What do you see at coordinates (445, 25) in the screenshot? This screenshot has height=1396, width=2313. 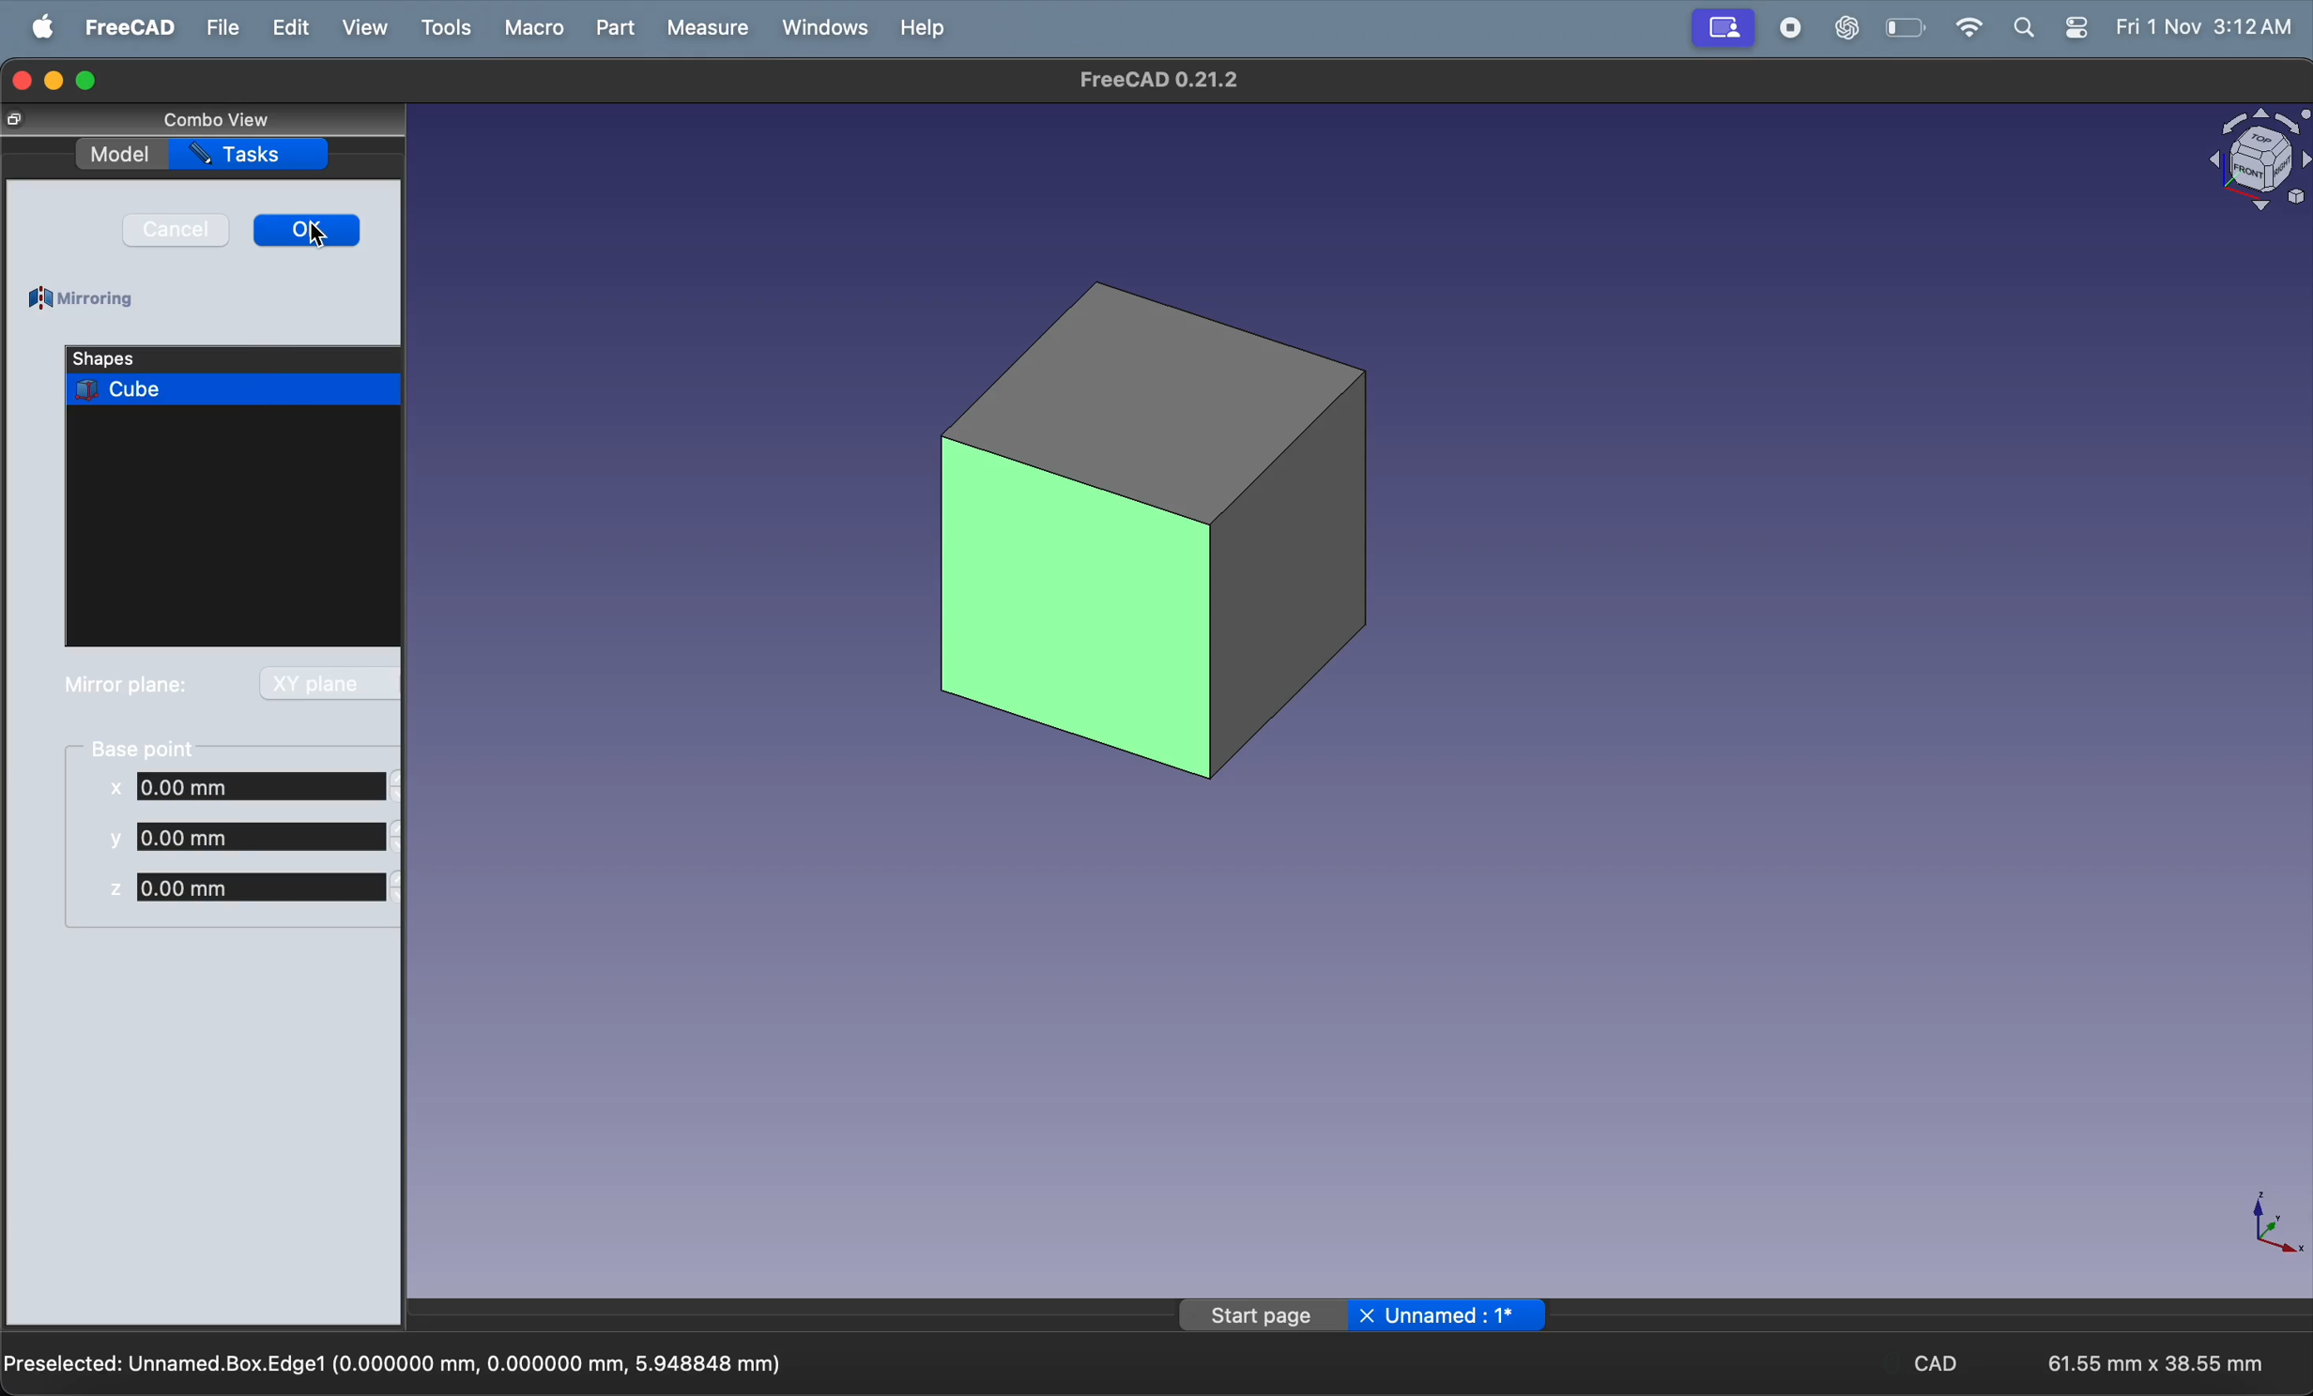 I see `tools` at bounding box center [445, 25].